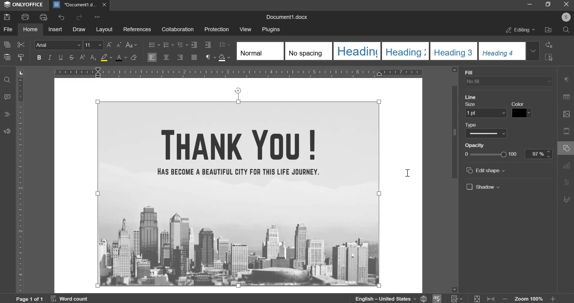 This screenshot has height=303, width=574. What do you see at coordinates (487, 131) in the screenshot?
I see `Type` at bounding box center [487, 131].